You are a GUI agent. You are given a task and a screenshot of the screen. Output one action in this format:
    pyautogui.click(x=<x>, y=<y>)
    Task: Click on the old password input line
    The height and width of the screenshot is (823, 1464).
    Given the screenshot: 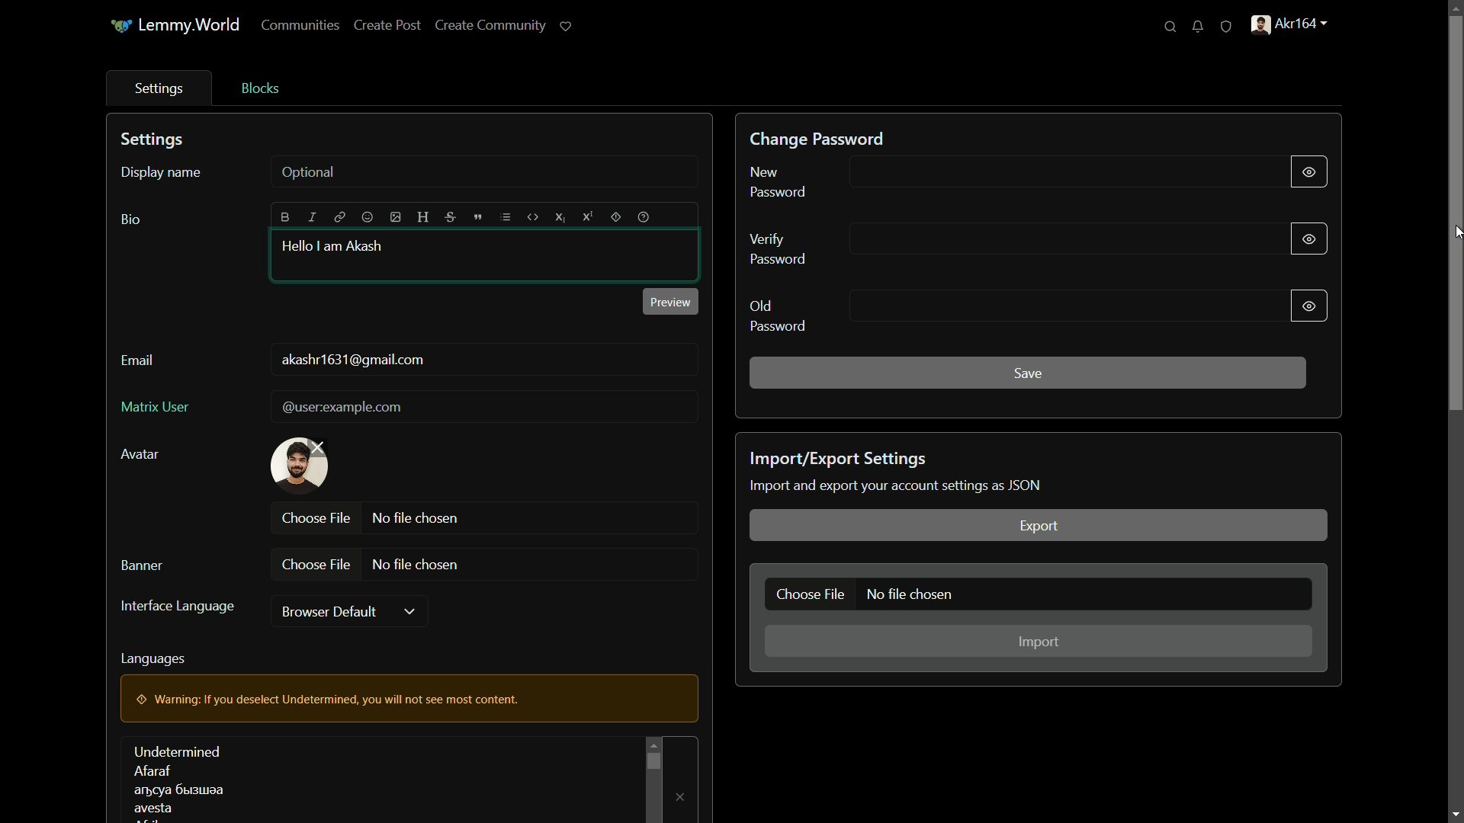 What is the action you would take?
    pyautogui.click(x=1064, y=306)
    